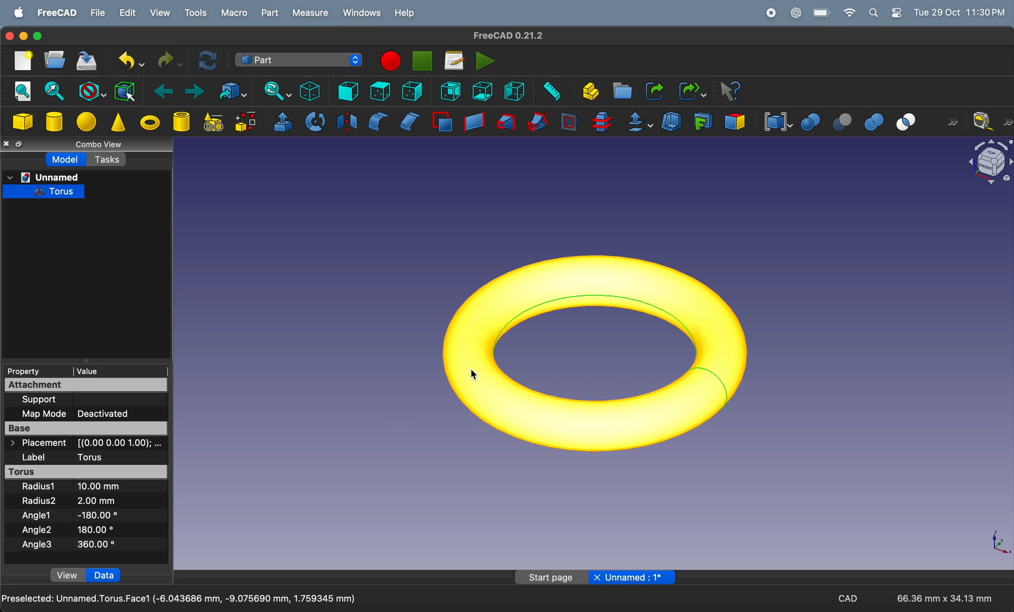  Describe the element at coordinates (549, 91) in the screenshot. I see `measure distance` at that location.